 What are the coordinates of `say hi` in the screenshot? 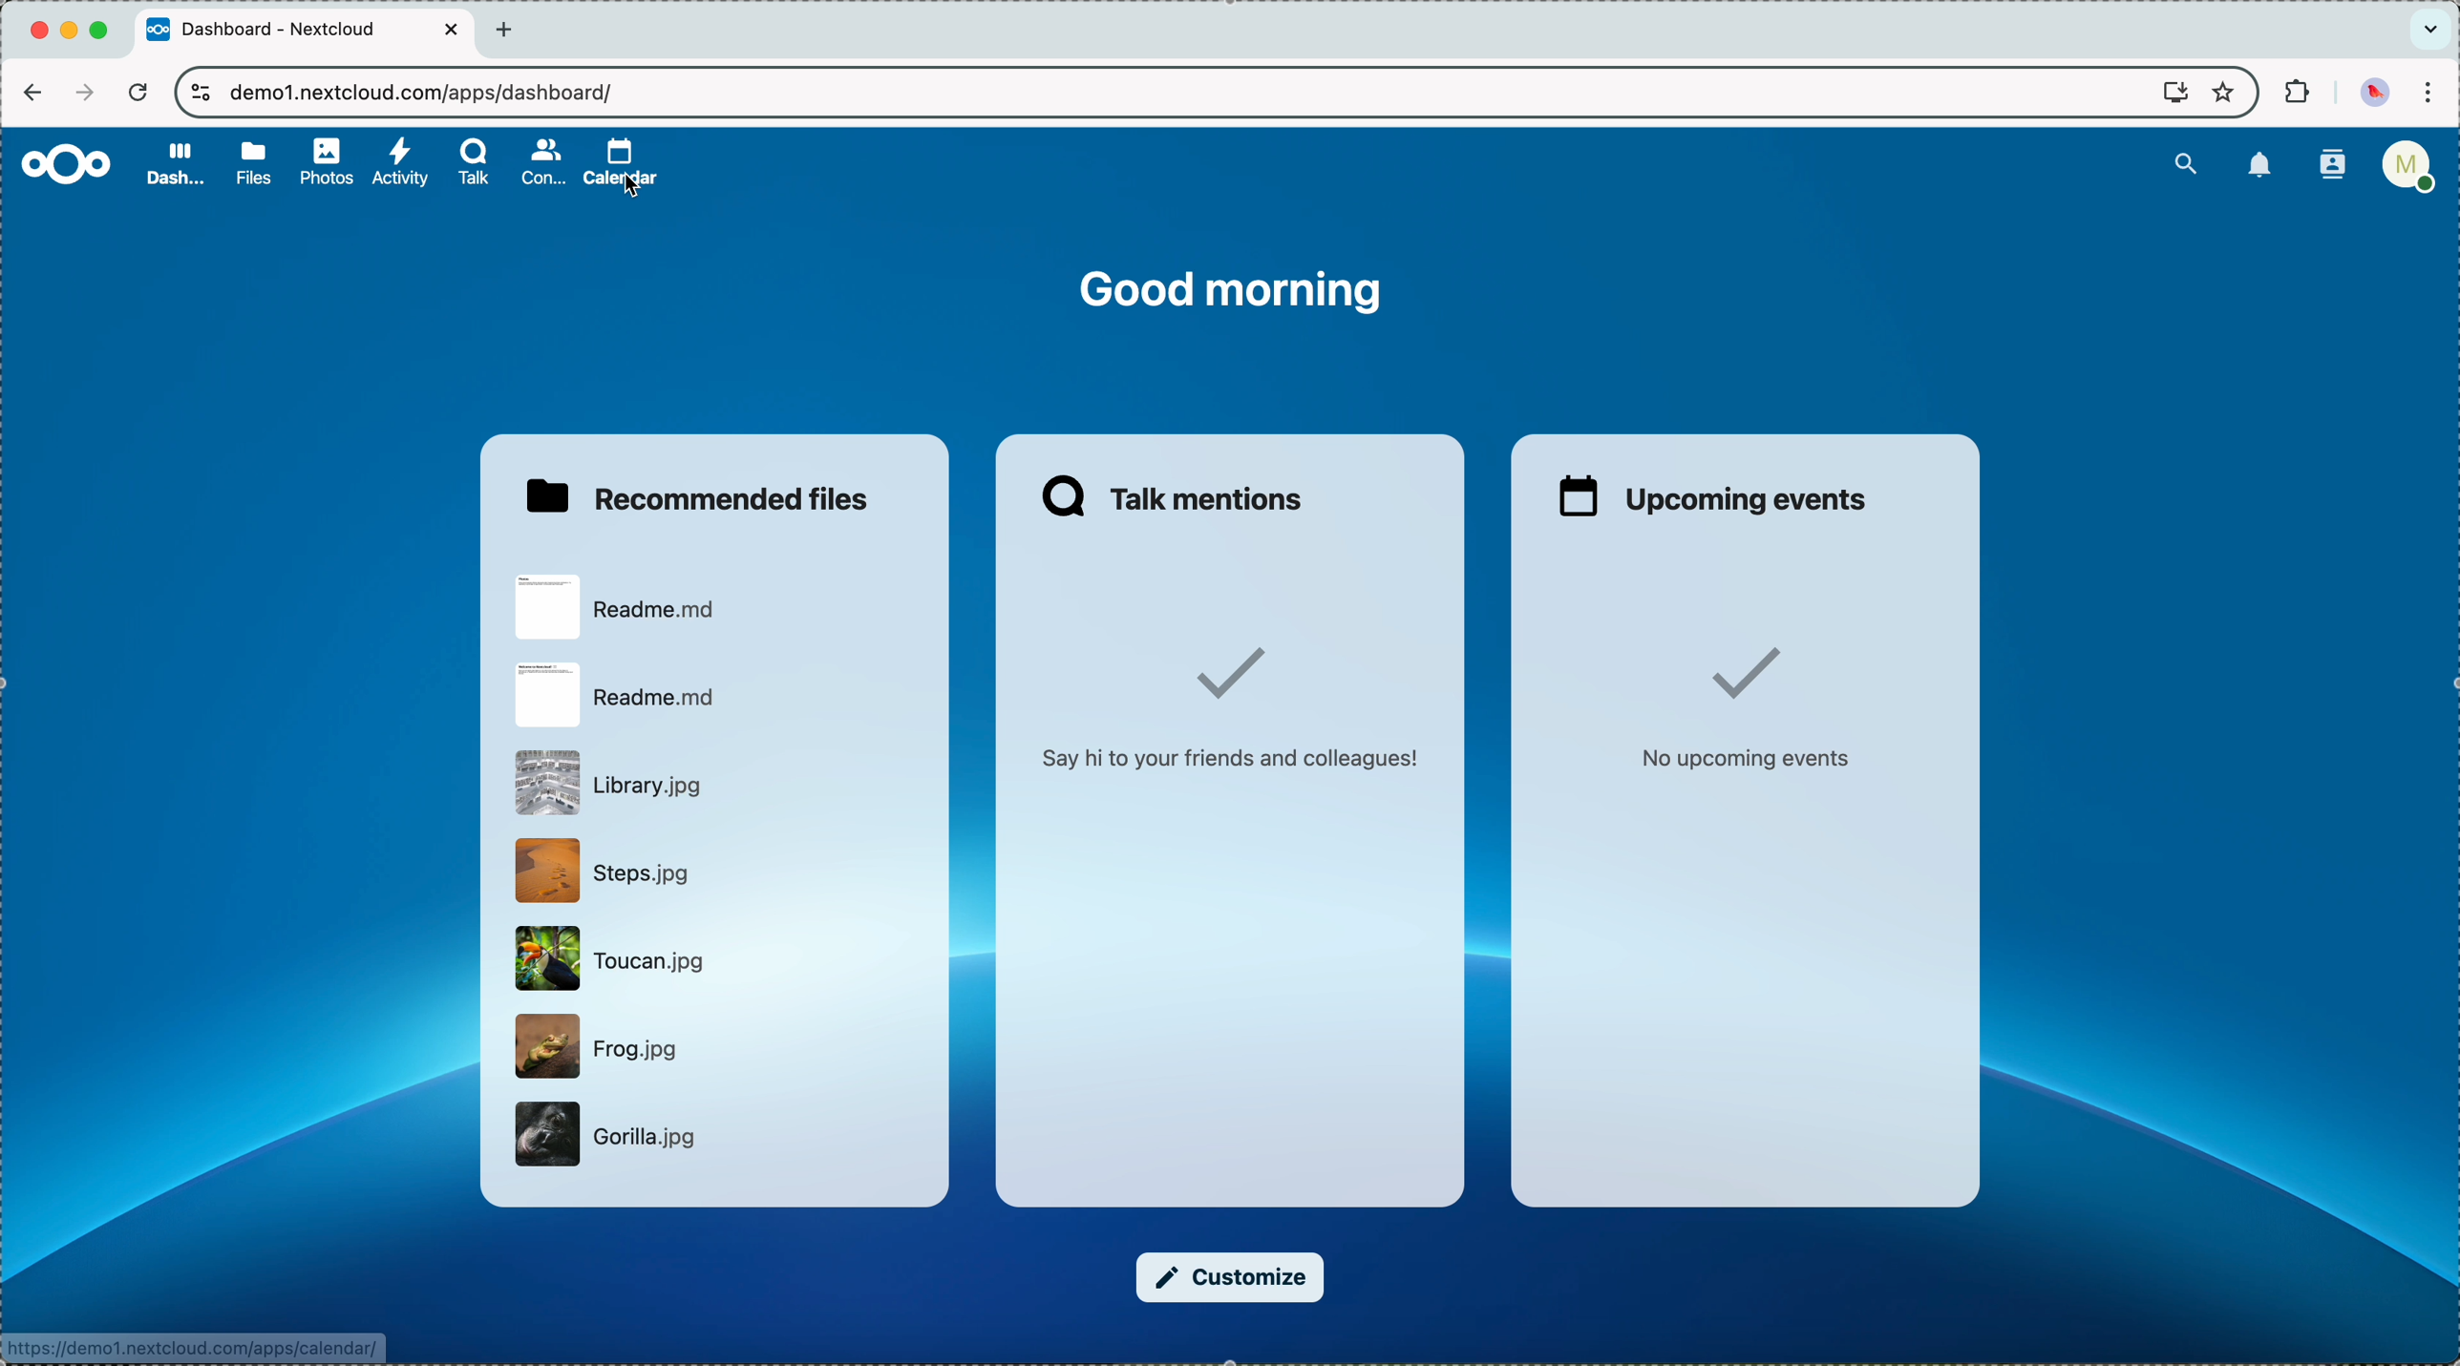 It's located at (1225, 713).